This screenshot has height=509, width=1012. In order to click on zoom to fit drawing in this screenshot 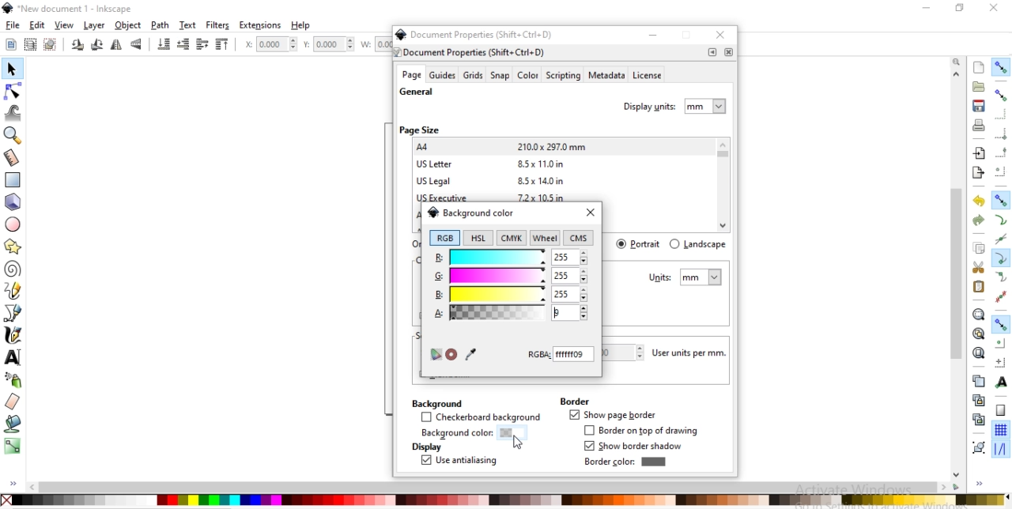, I will do `click(978, 334)`.